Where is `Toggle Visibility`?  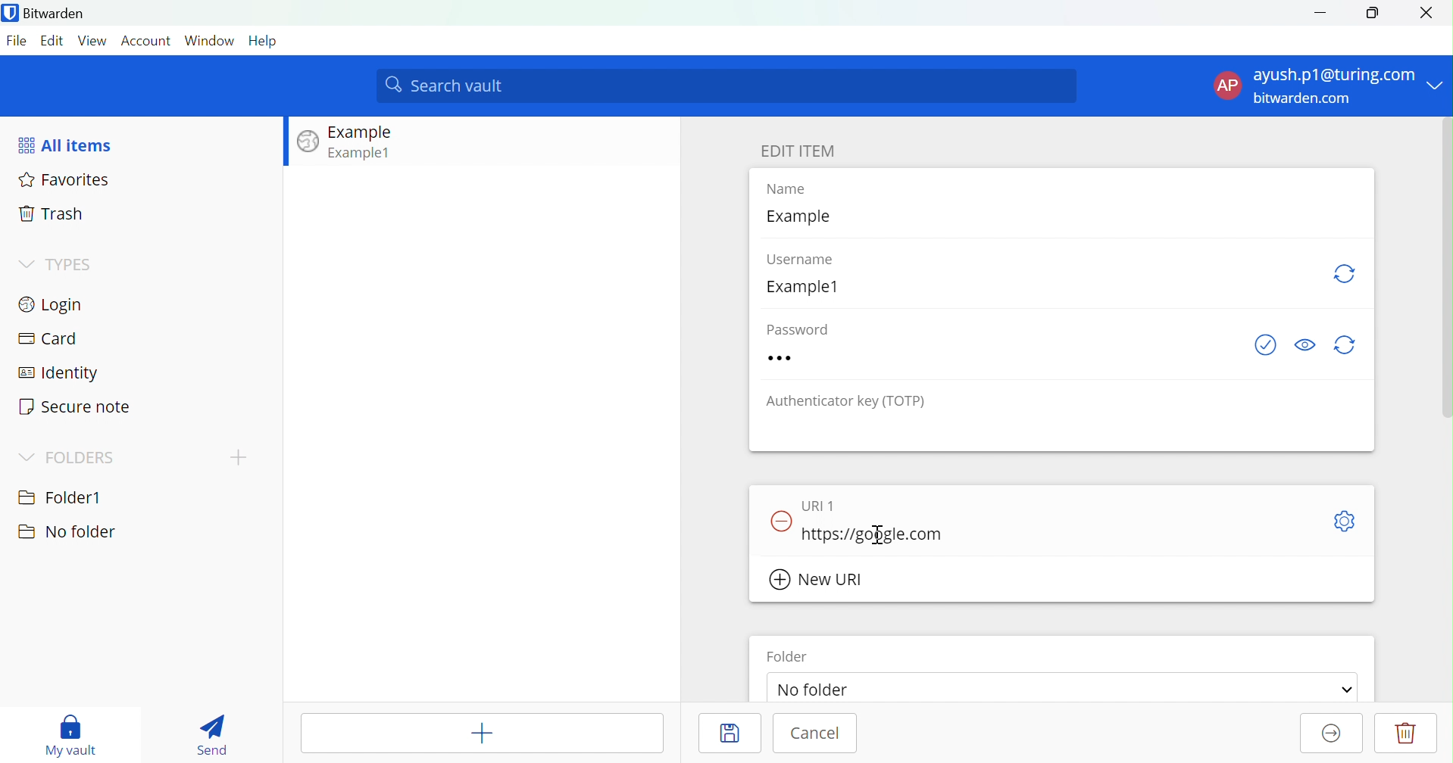 Toggle Visibility is located at coordinates (1306, 344).